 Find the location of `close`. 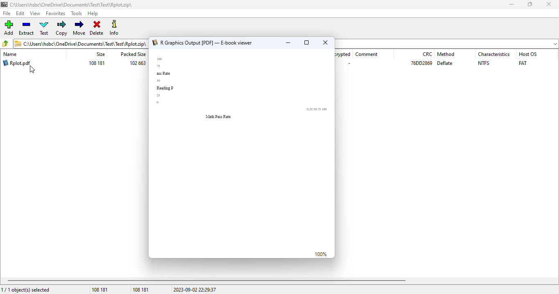

close is located at coordinates (548, 4).